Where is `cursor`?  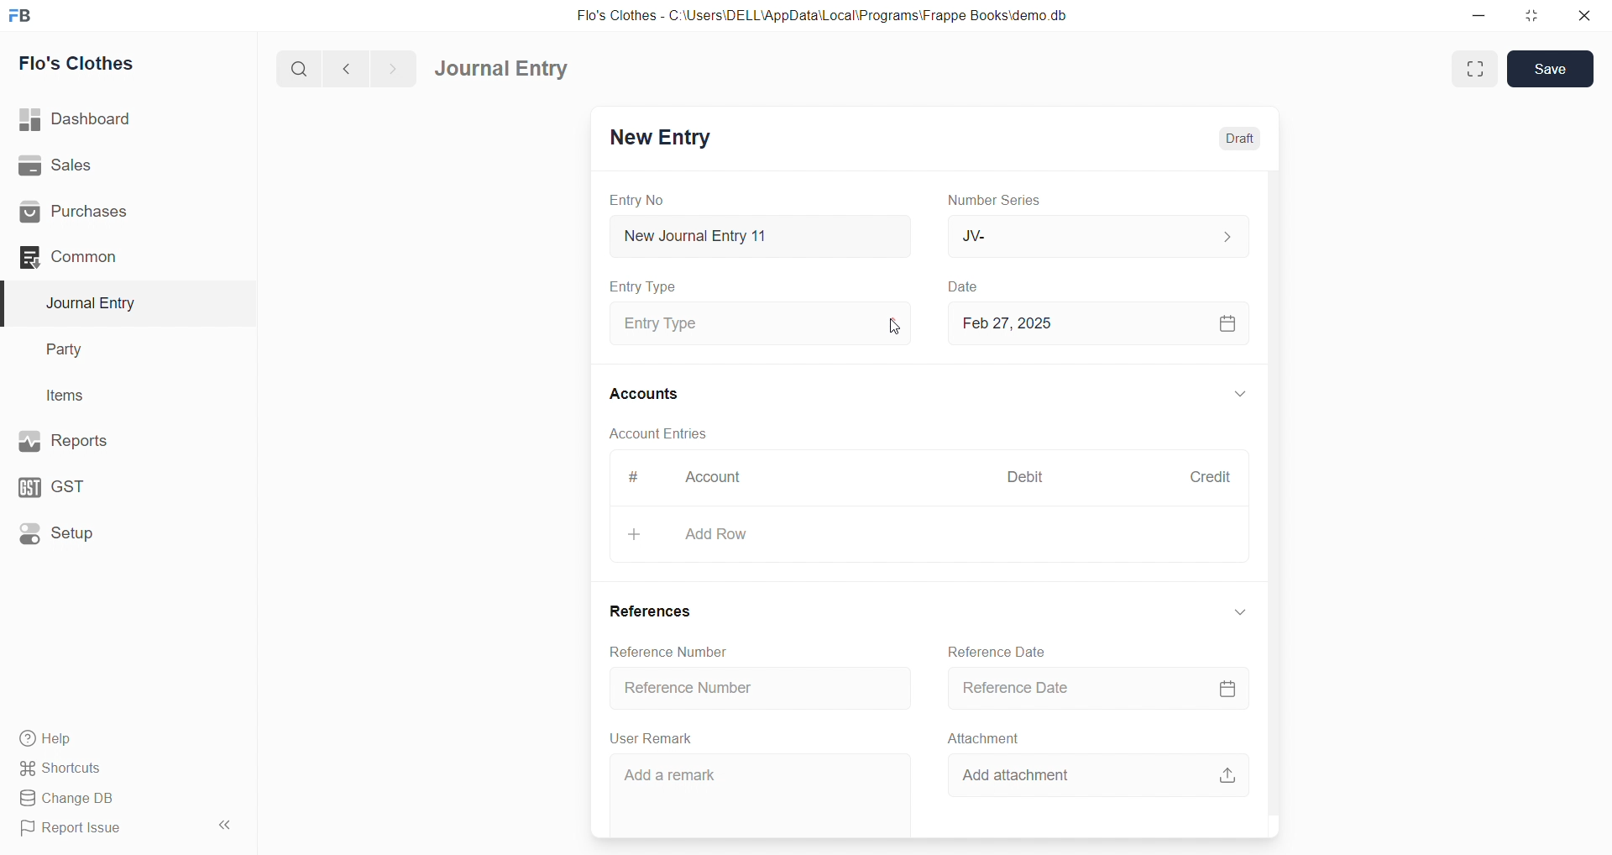 cursor is located at coordinates (892, 331).